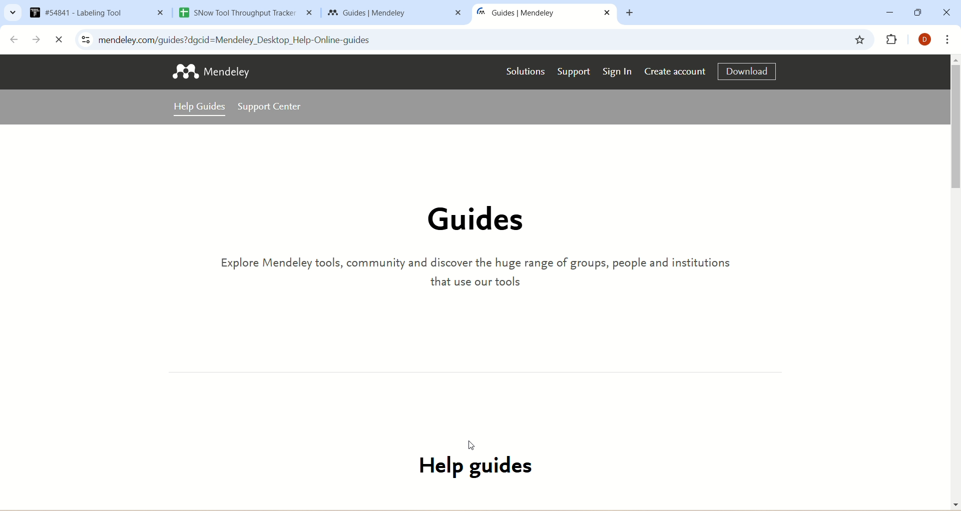 Image resolution: width=961 pixels, height=511 pixels. What do you see at coordinates (633, 13) in the screenshot?
I see `new tab` at bounding box center [633, 13].